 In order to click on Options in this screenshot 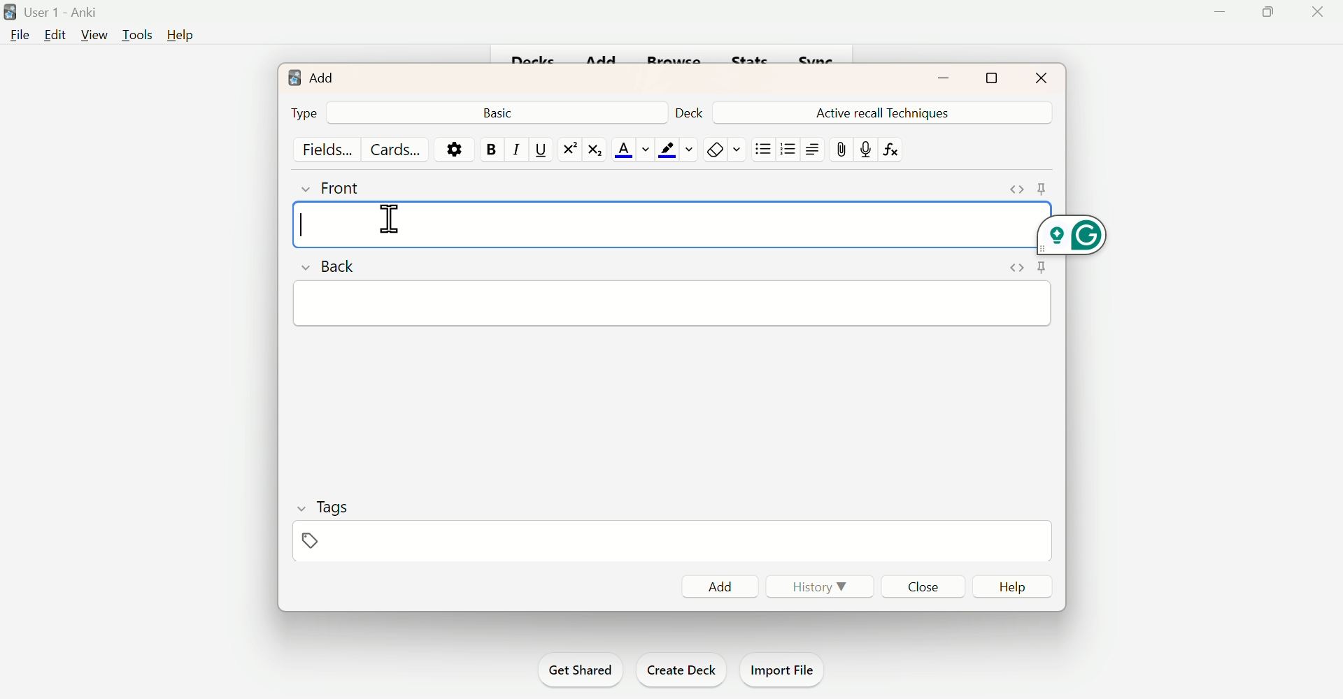, I will do `click(456, 148)`.